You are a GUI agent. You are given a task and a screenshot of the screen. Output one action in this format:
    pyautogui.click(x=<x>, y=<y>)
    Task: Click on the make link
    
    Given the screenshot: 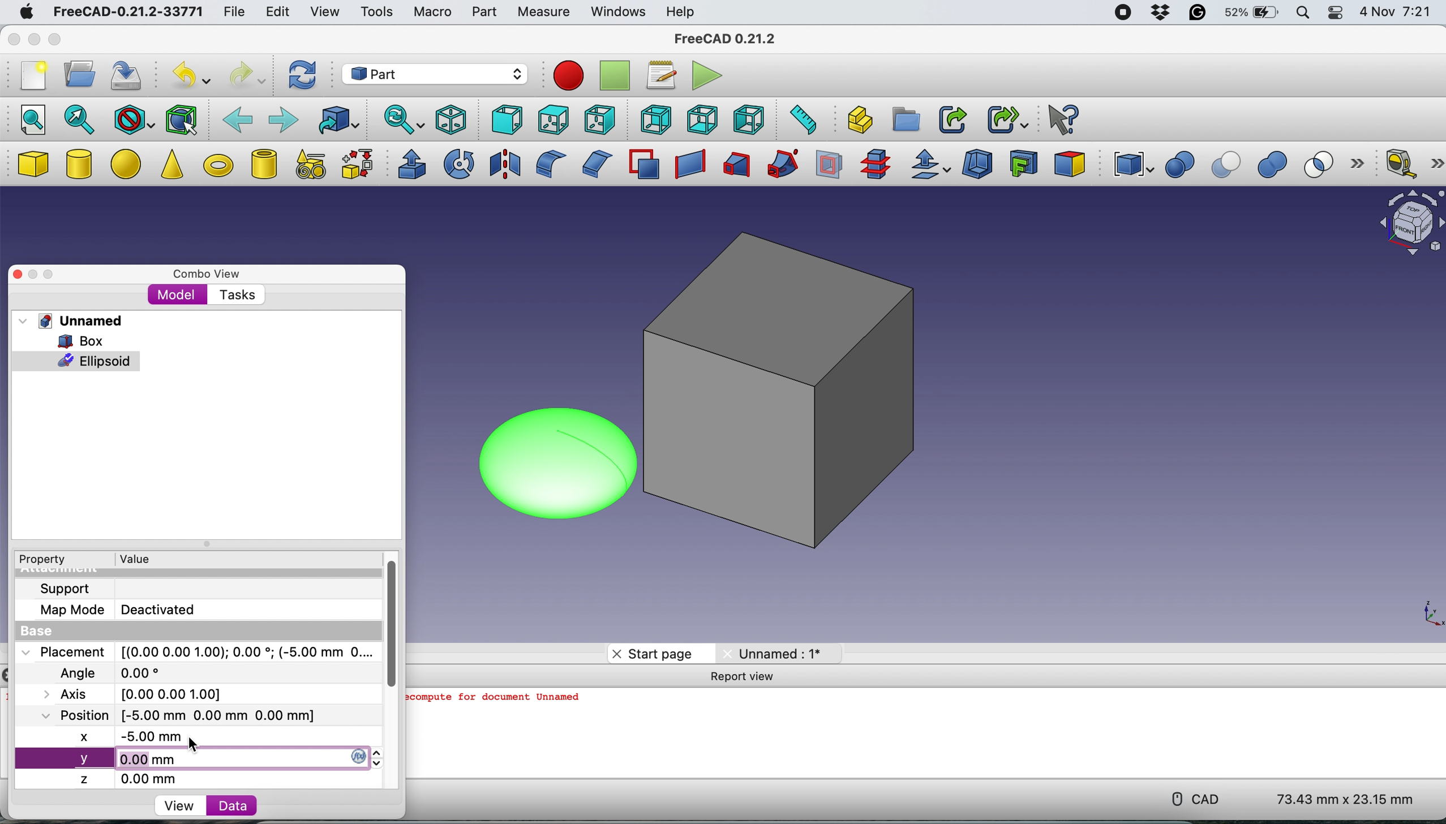 What is the action you would take?
    pyautogui.click(x=952, y=119)
    